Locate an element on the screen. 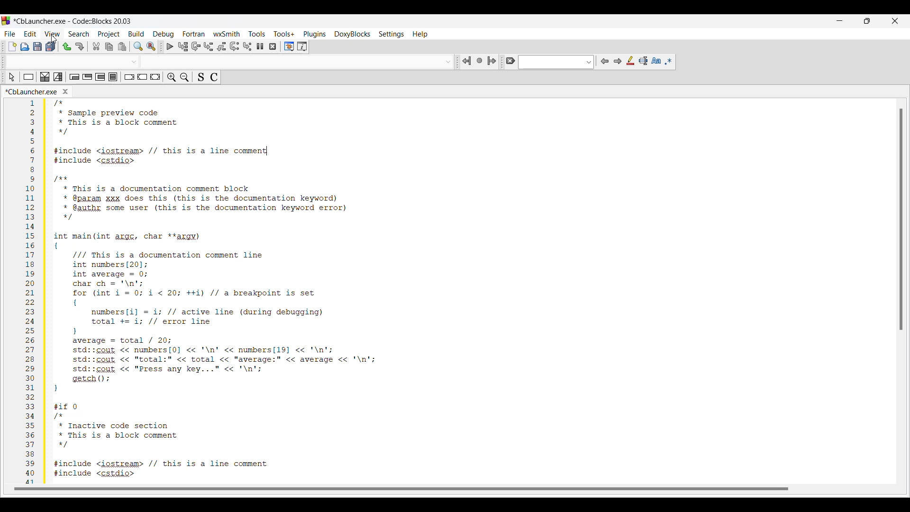 Image resolution: width=910 pixels, height=512 pixels. wxSmith menu is located at coordinates (227, 34).